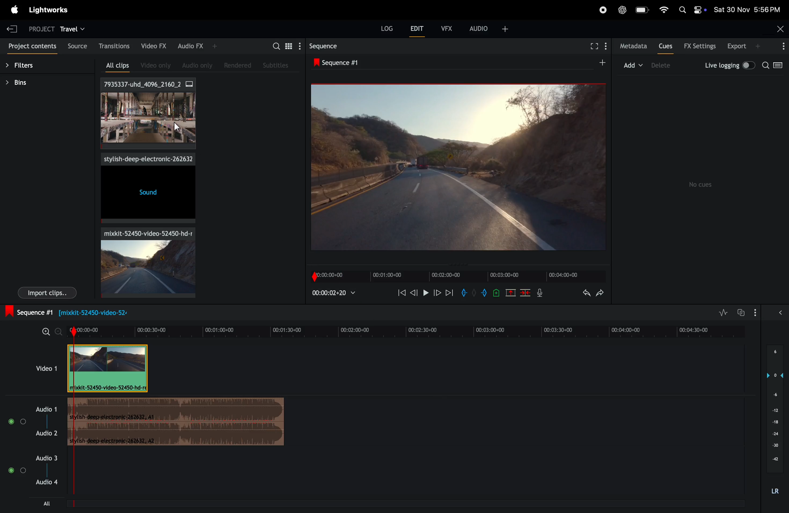 This screenshot has height=513, width=789. What do you see at coordinates (721, 312) in the screenshot?
I see `toggle audio editing levels` at bounding box center [721, 312].